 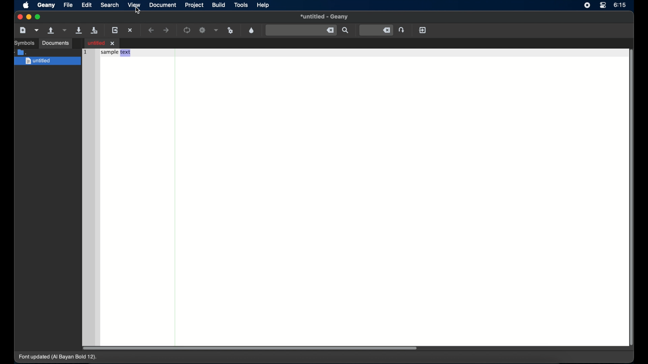 What do you see at coordinates (423, 30) in the screenshot?
I see `quit geany` at bounding box center [423, 30].